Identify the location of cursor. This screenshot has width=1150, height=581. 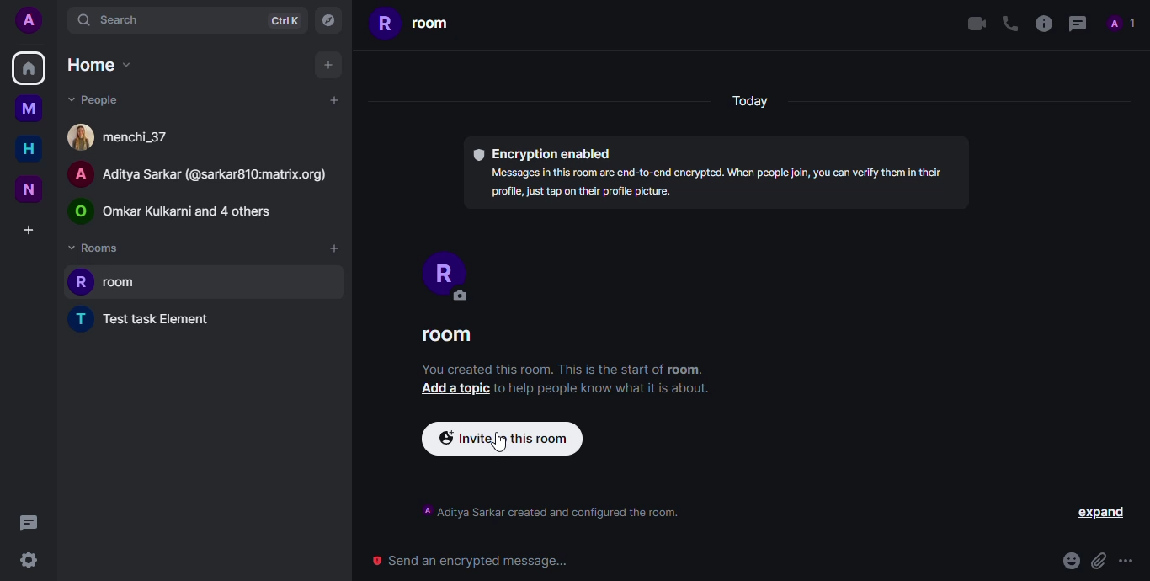
(501, 439).